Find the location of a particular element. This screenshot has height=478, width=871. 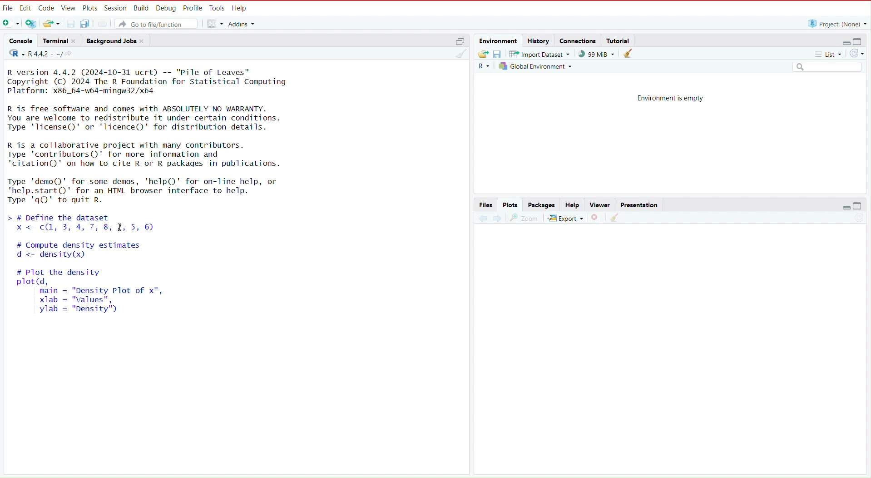

file is located at coordinates (8, 7).